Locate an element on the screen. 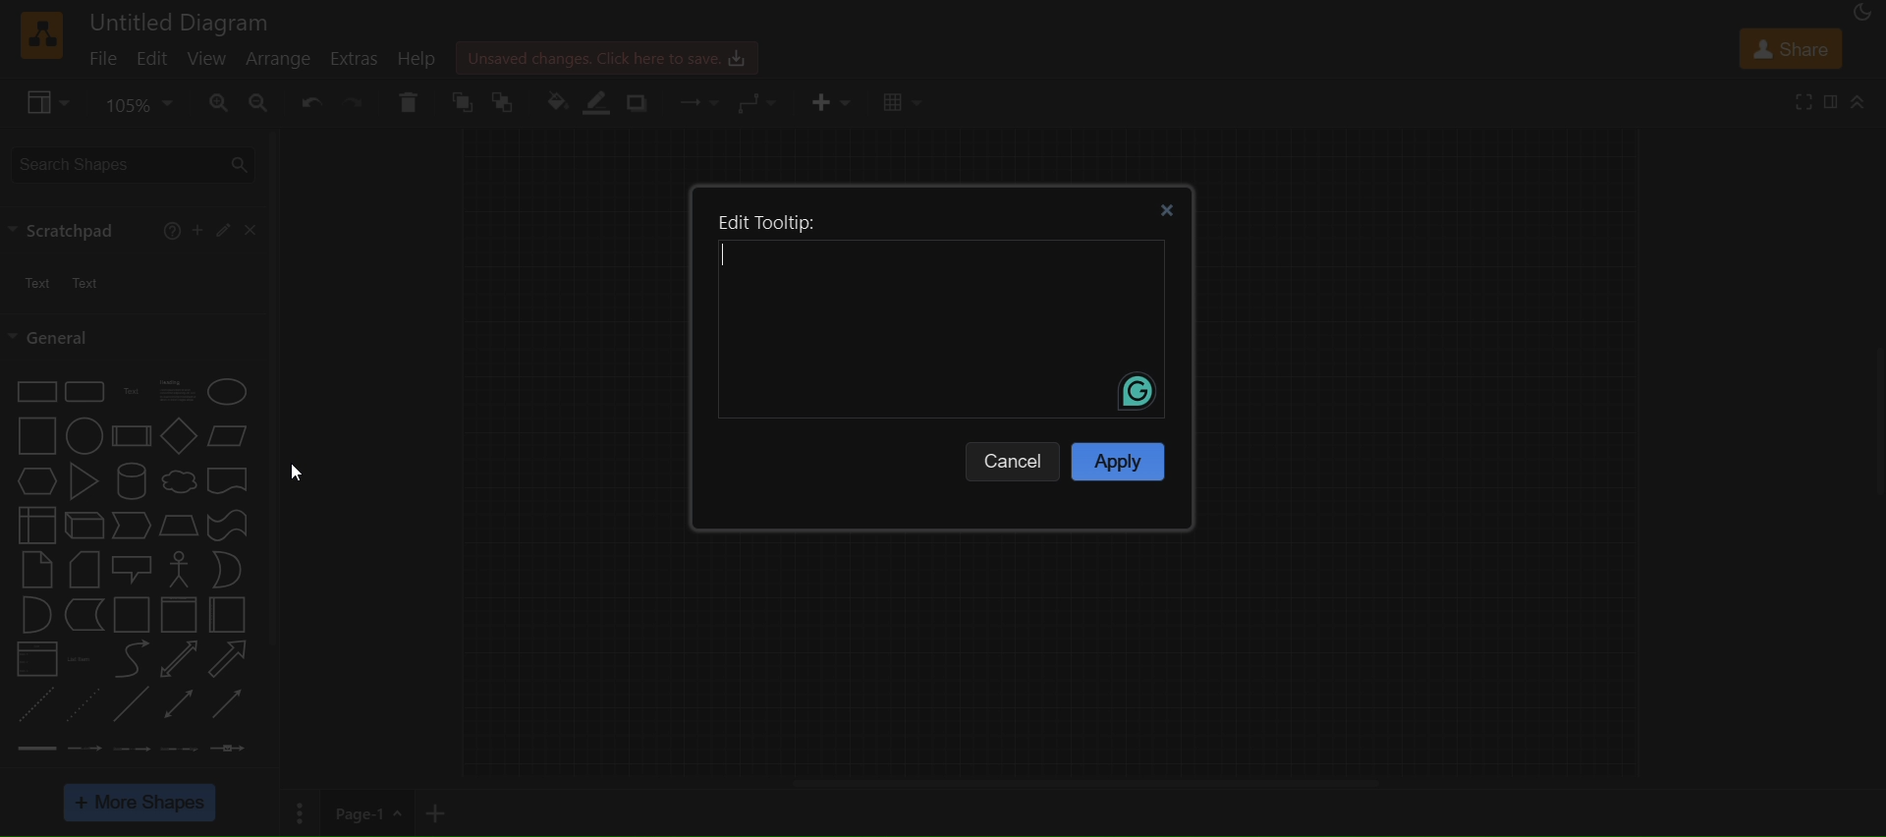 The image size is (1886, 837). circle is located at coordinates (84, 435).